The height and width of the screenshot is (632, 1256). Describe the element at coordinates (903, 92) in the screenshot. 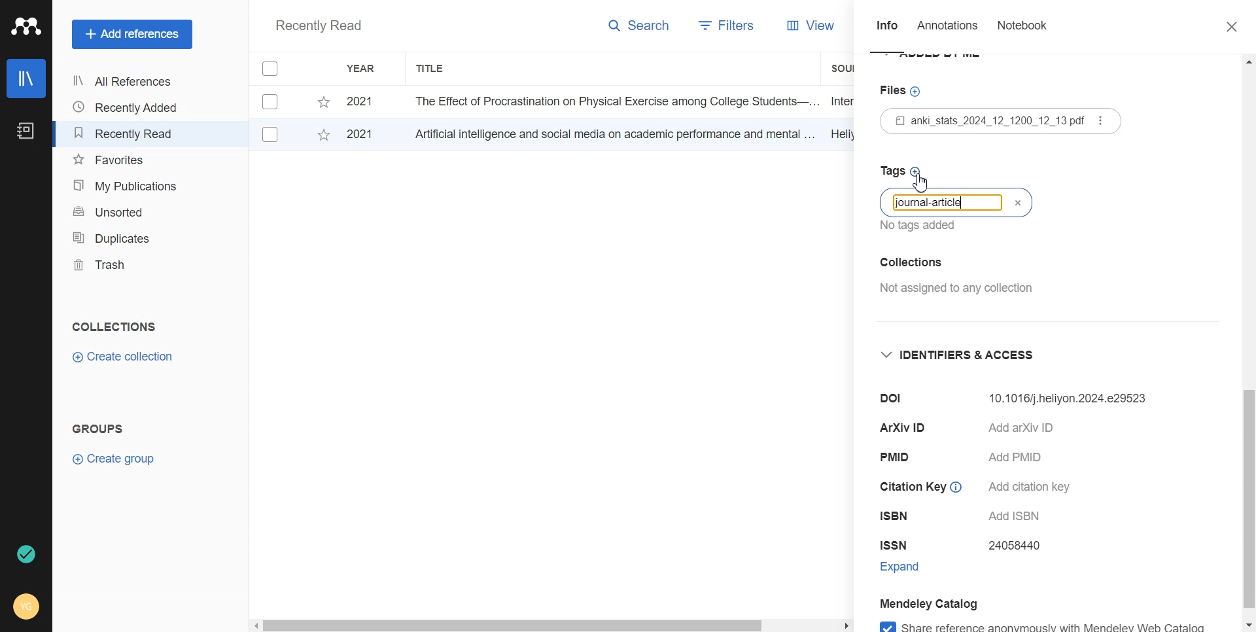

I see `Files` at that location.